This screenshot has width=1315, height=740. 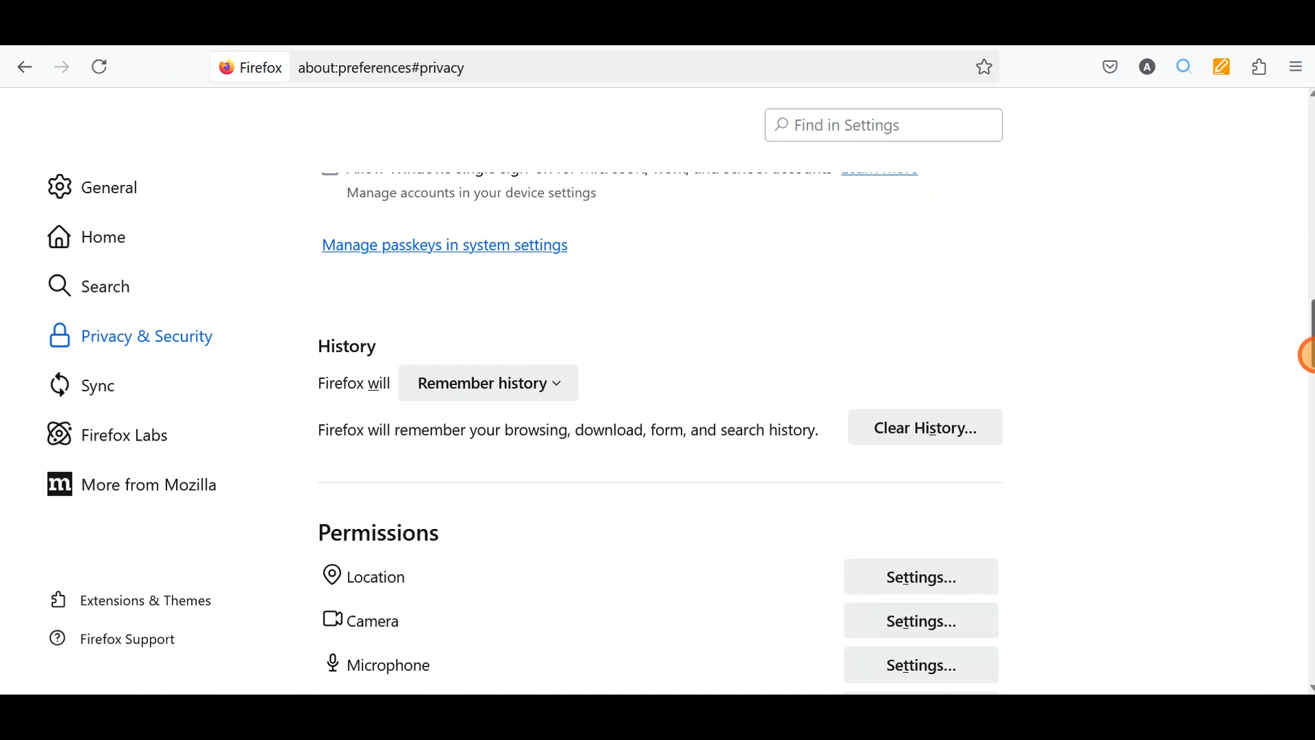 What do you see at coordinates (340, 386) in the screenshot?
I see `Firefox will` at bounding box center [340, 386].